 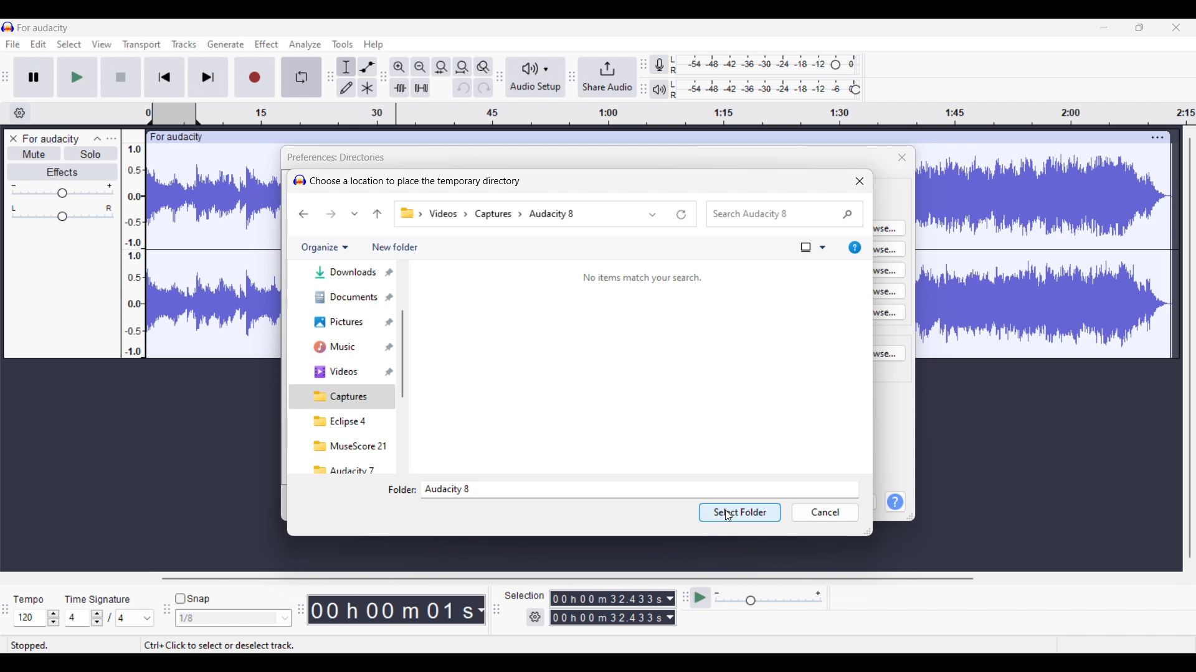 I want to click on Collapse , so click(x=97, y=139).